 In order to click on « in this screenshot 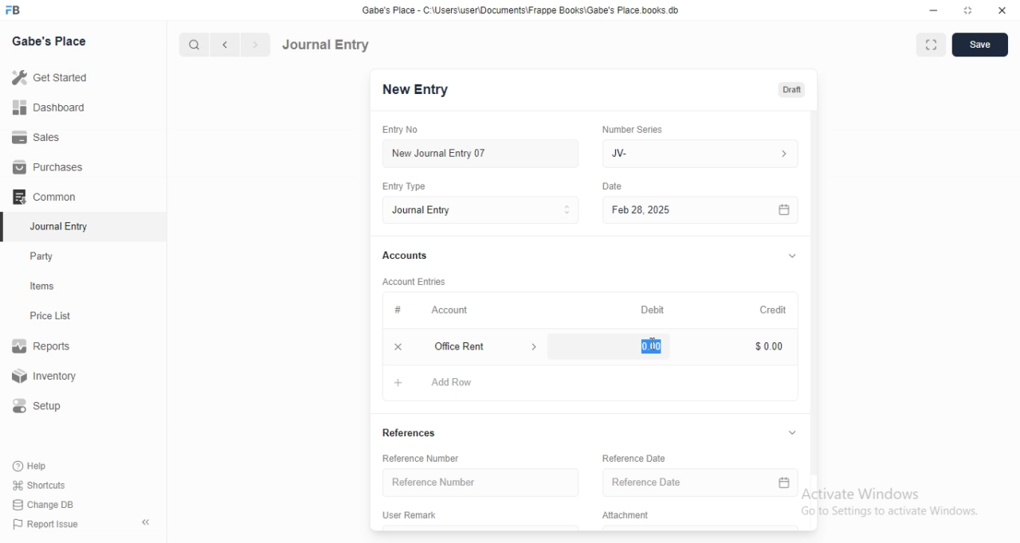, I will do `click(147, 523)`.